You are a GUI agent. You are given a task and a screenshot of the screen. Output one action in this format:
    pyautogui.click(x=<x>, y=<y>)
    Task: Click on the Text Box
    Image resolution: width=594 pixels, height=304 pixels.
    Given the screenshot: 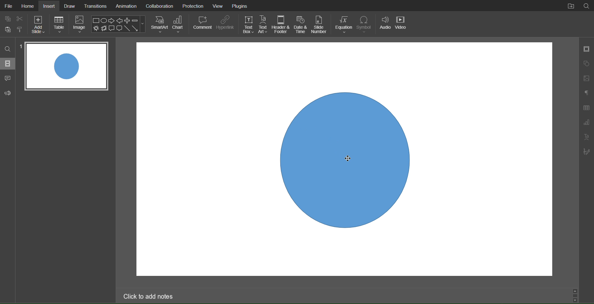 What is the action you would take?
    pyautogui.click(x=248, y=24)
    